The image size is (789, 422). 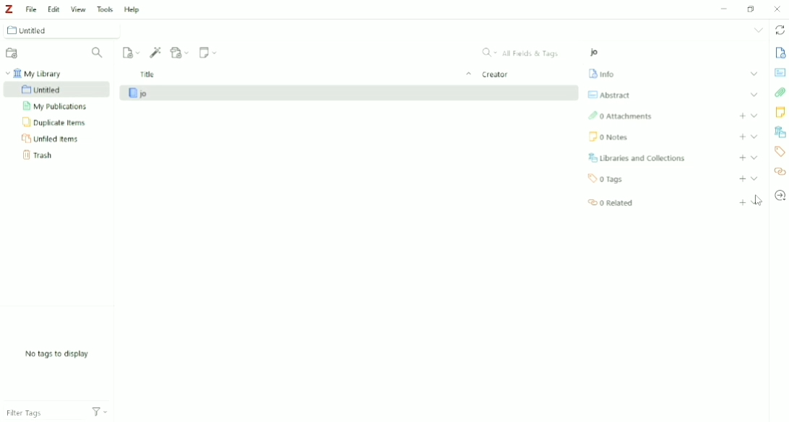 What do you see at coordinates (603, 74) in the screenshot?
I see `Info` at bounding box center [603, 74].